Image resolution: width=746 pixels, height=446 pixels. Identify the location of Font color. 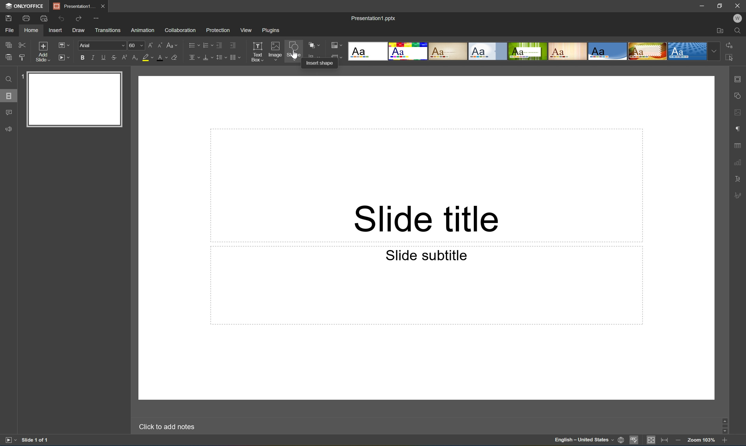
(163, 58).